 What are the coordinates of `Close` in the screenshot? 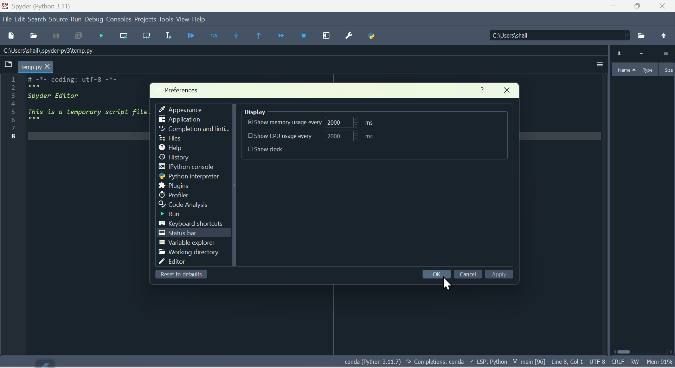 It's located at (505, 91).